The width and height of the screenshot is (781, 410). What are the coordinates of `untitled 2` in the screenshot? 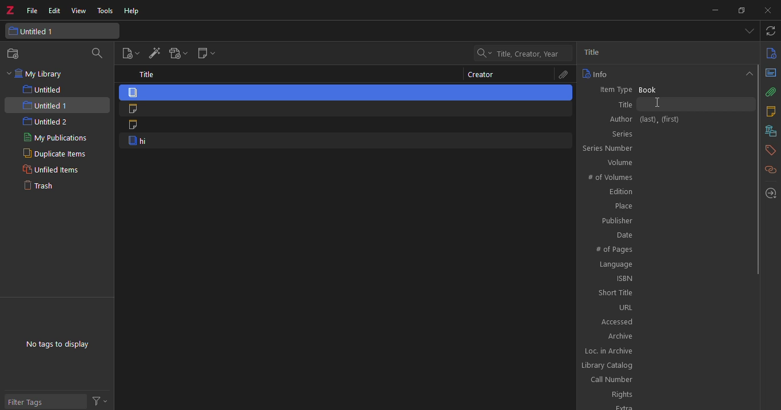 It's located at (45, 122).